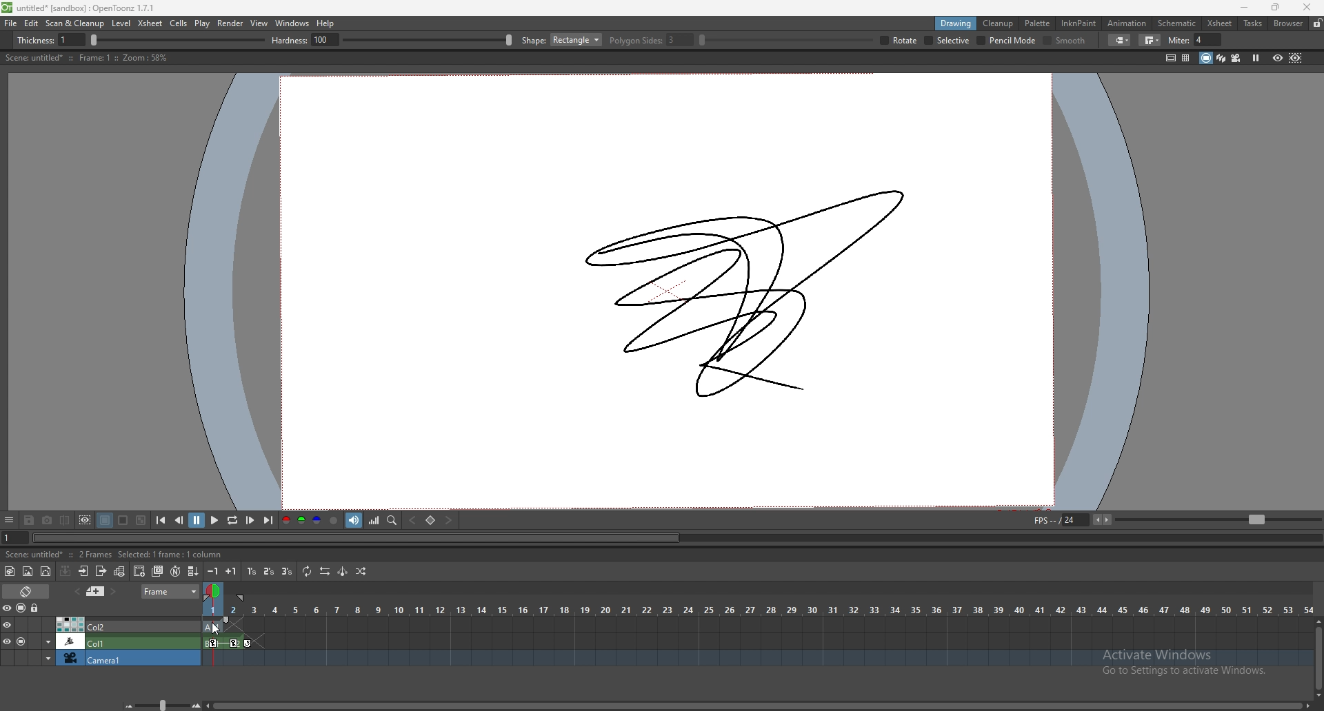 The height and width of the screenshot is (711, 1324). Describe the element at coordinates (231, 23) in the screenshot. I see `render` at that location.